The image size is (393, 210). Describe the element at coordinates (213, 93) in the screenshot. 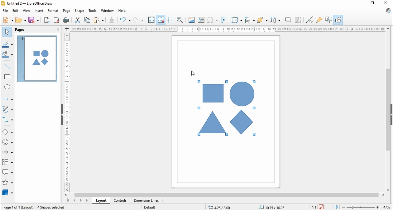

I see `shape 1` at that location.